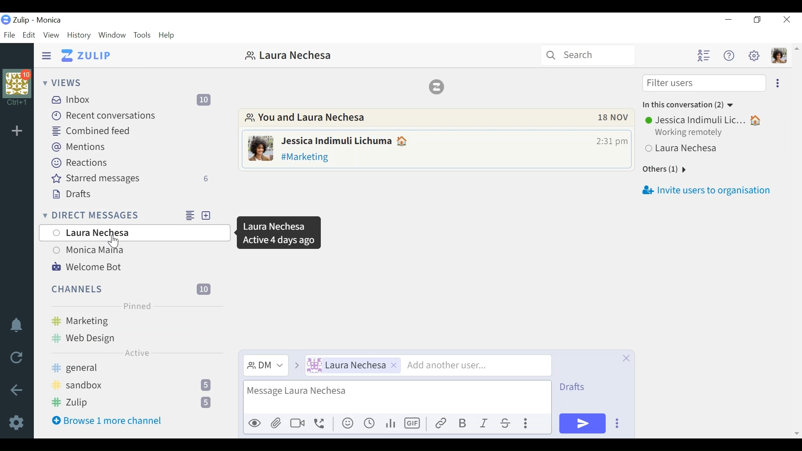  Describe the element at coordinates (349, 423) in the screenshot. I see `Add emoji` at that location.